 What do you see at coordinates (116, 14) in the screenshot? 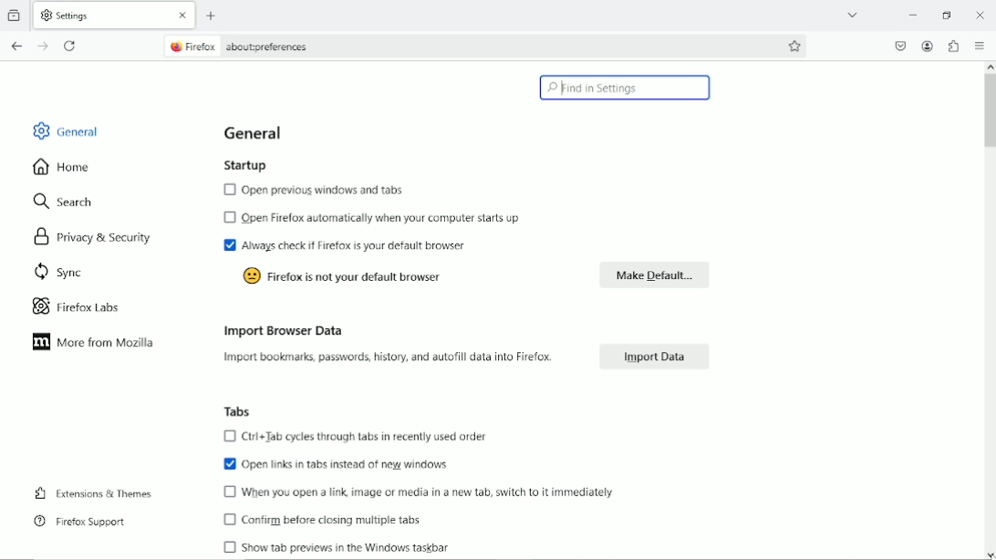
I see `settings tab` at bounding box center [116, 14].